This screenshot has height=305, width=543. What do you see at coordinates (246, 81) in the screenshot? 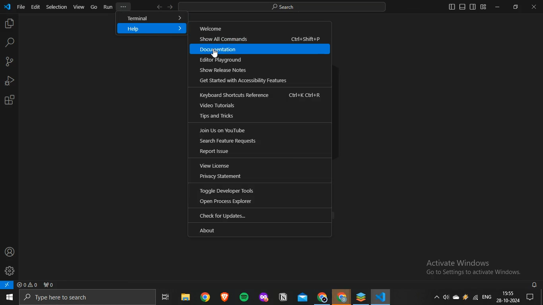
I see `Get Started with Accessibility Features` at bounding box center [246, 81].